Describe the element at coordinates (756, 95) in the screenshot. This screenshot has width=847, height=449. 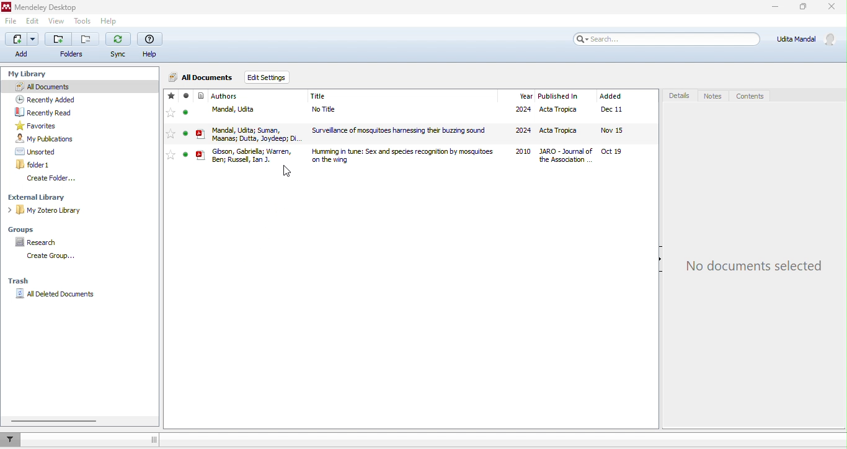
I see `contents` at that location.